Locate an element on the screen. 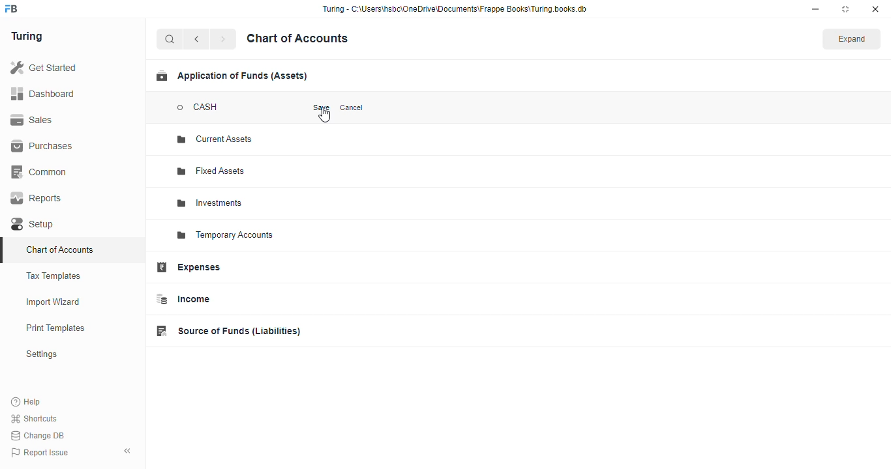  shortcuts is located at coordinates (35, 418).